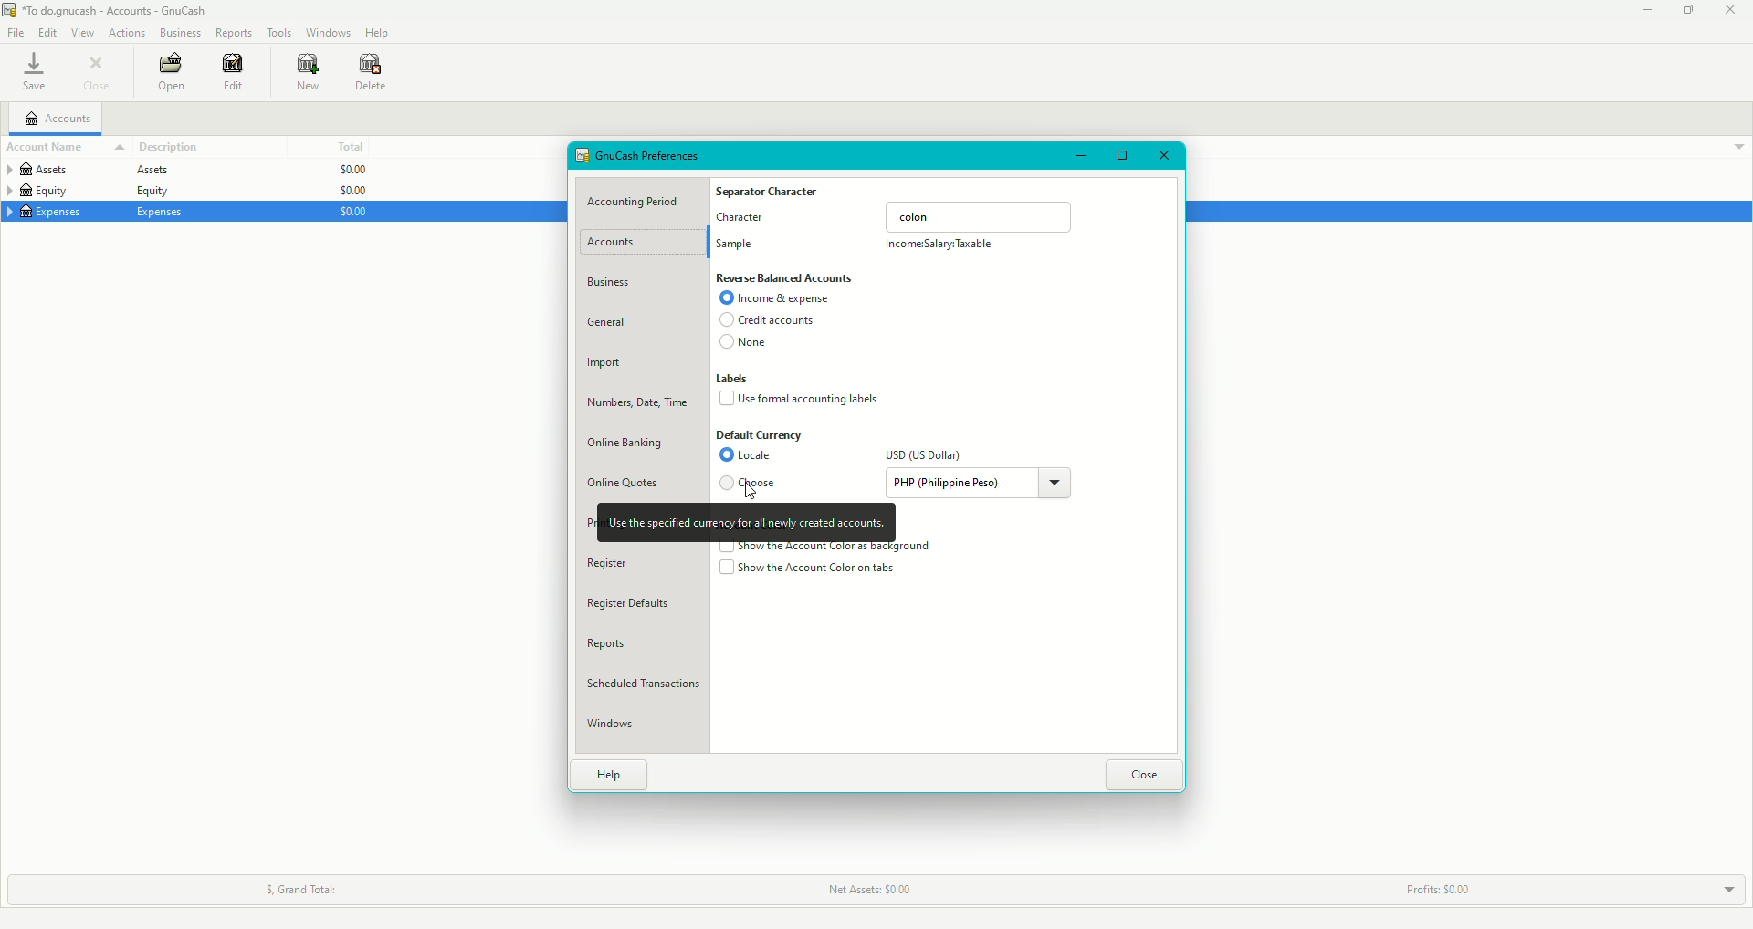 The height and width of the screenshot is (929, 1753). Describe the element at coordinates (605, 644) in the screenshot. I see `Reports` at that location.